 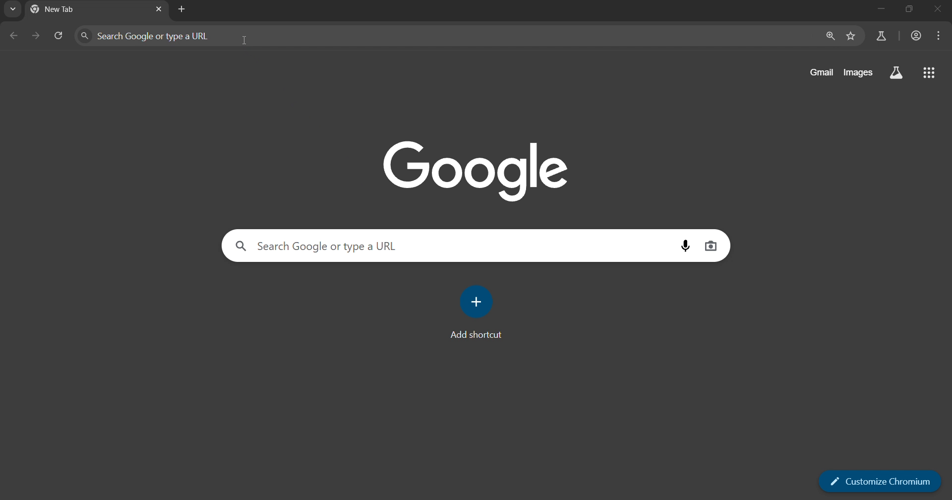 I want to click on cursor, so click(x=244, y=40).